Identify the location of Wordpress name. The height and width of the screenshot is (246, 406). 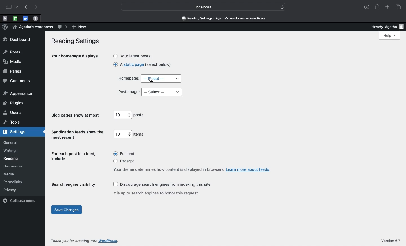
(33, 27).